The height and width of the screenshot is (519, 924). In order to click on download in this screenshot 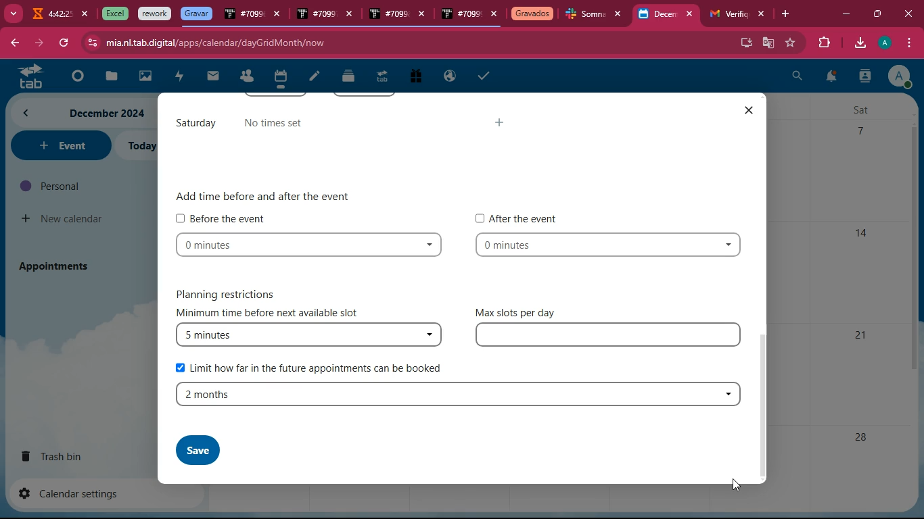, I will do `click(859, 44)`.